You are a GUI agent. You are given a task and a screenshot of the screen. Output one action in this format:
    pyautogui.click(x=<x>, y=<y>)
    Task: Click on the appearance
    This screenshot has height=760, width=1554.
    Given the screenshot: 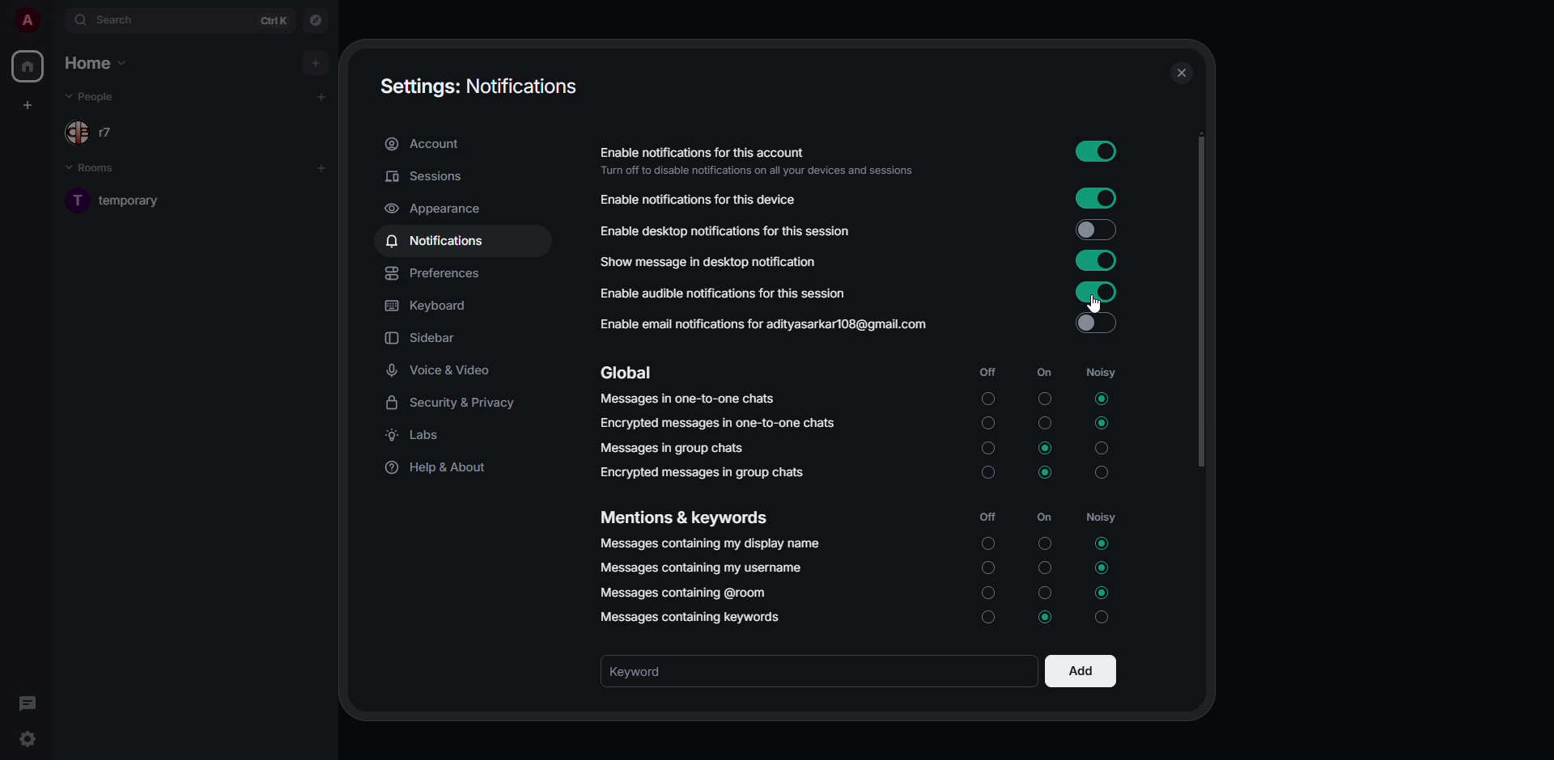 What is the action you would take?
    pyautogui.click(x=439, y=209)
    